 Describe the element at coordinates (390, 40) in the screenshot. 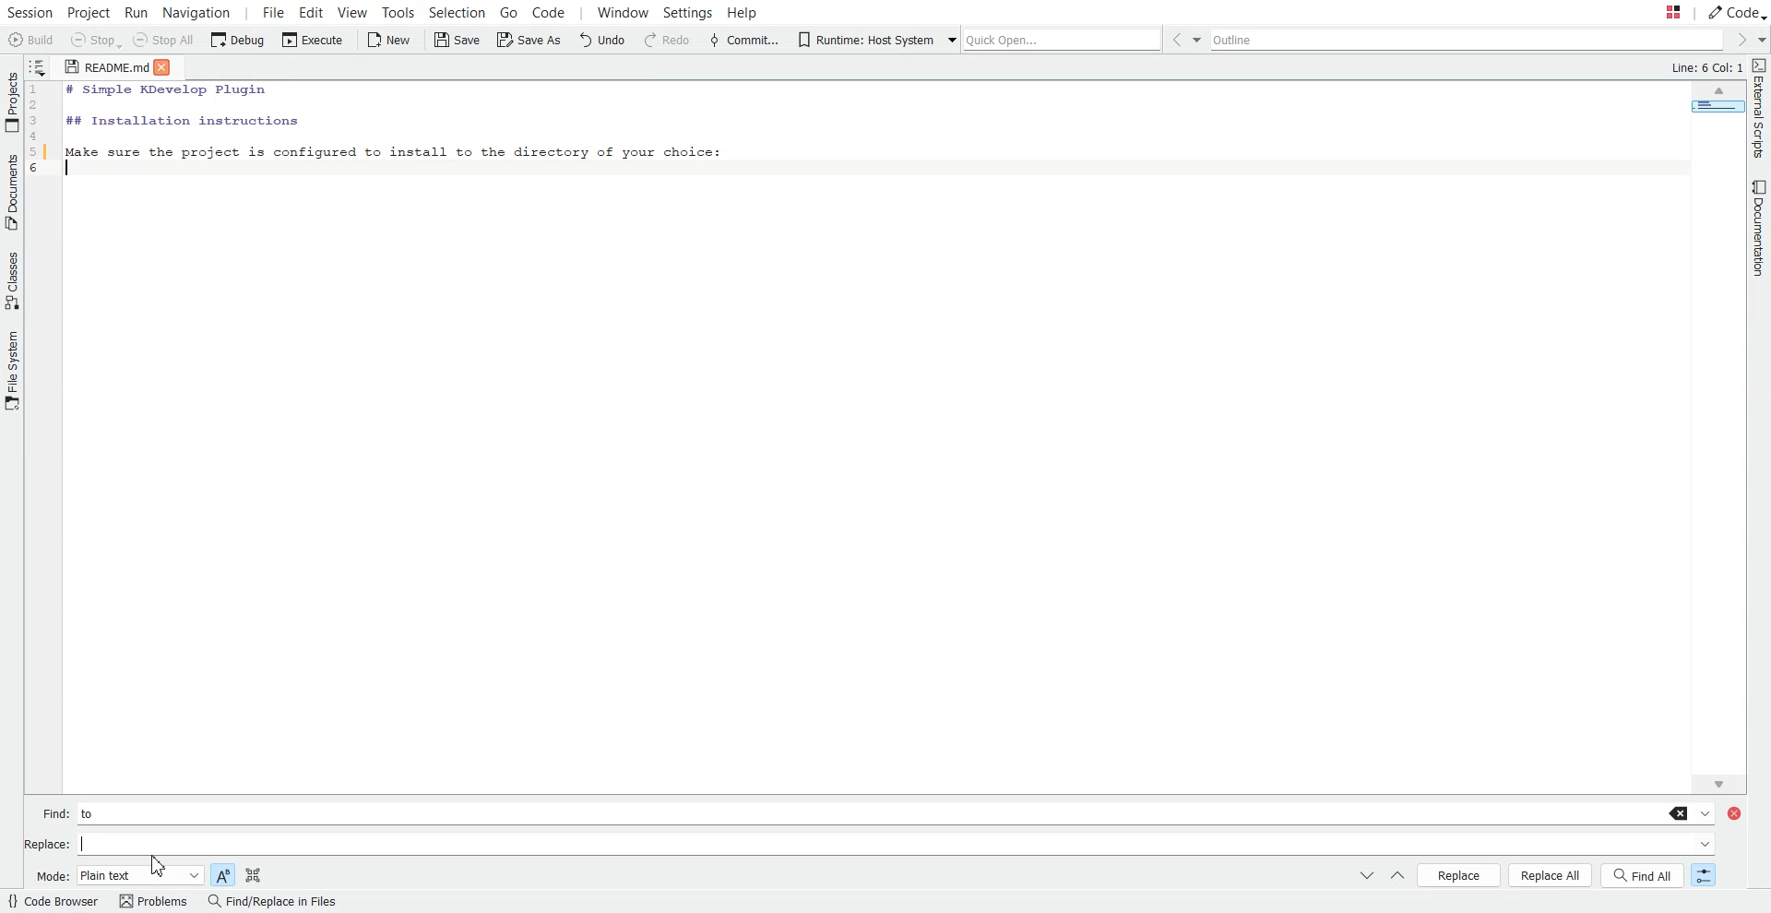

I see `New` at that location.